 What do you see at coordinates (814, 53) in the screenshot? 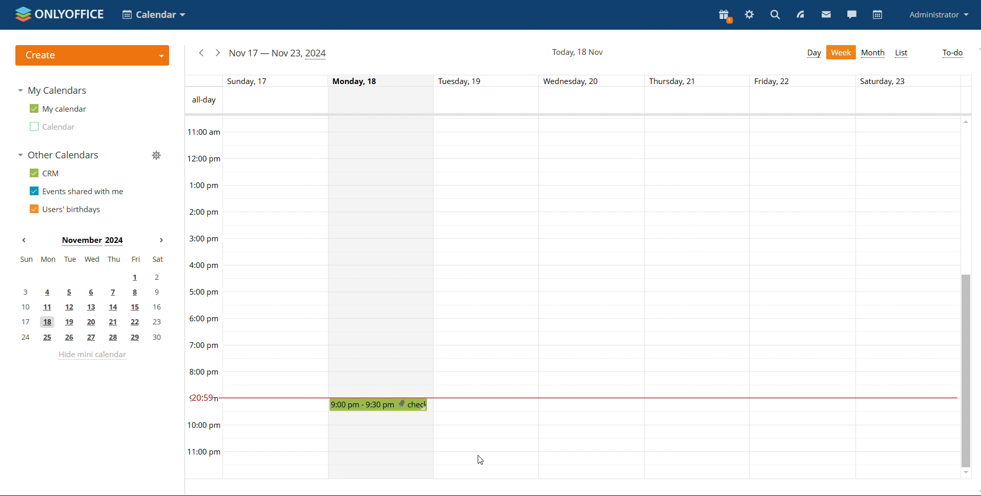
I see `day view` at bounding box center [814, 53].